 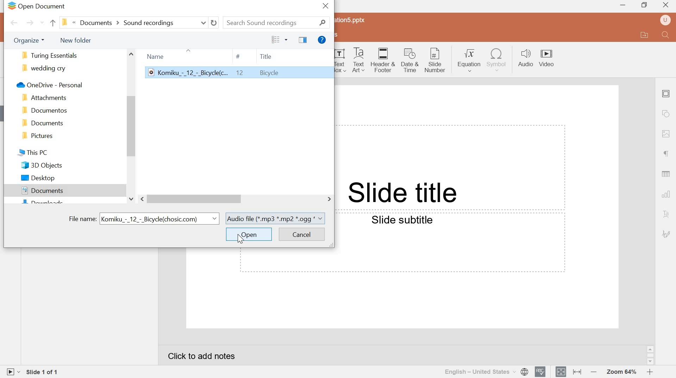 What do you see at coordinates (267, 55) in the screenshot?
I see `title` at bounding box center [267, 55].